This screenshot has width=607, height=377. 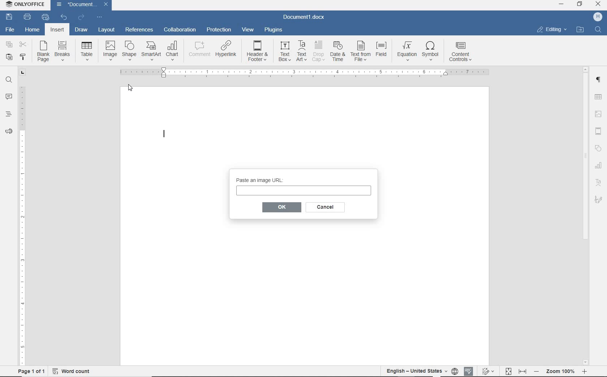 What do you see at coordinates (82, 30) in the screenshot?
I see `draw` at bounding box center [82, 30].